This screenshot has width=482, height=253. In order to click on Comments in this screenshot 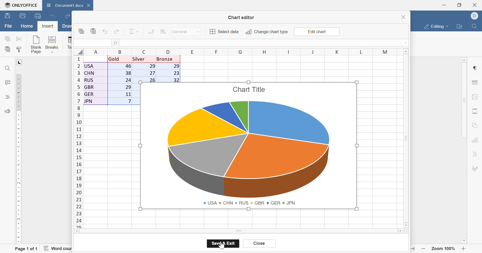, I will do `click(7, 83)`.